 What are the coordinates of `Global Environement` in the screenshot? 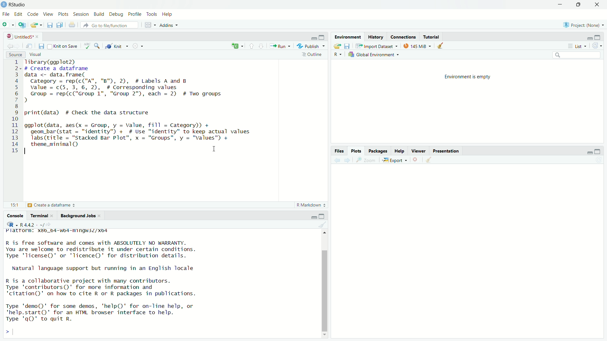 It's located at (373, 54).